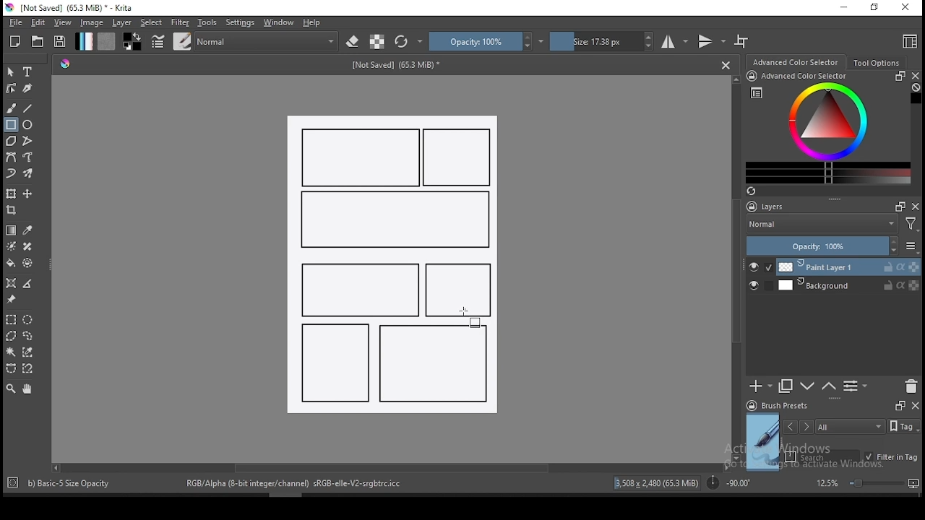 Image resolution: width=925 pixels, height=520 pixels. I want to click on paint bucket tool, so click(11, 263).